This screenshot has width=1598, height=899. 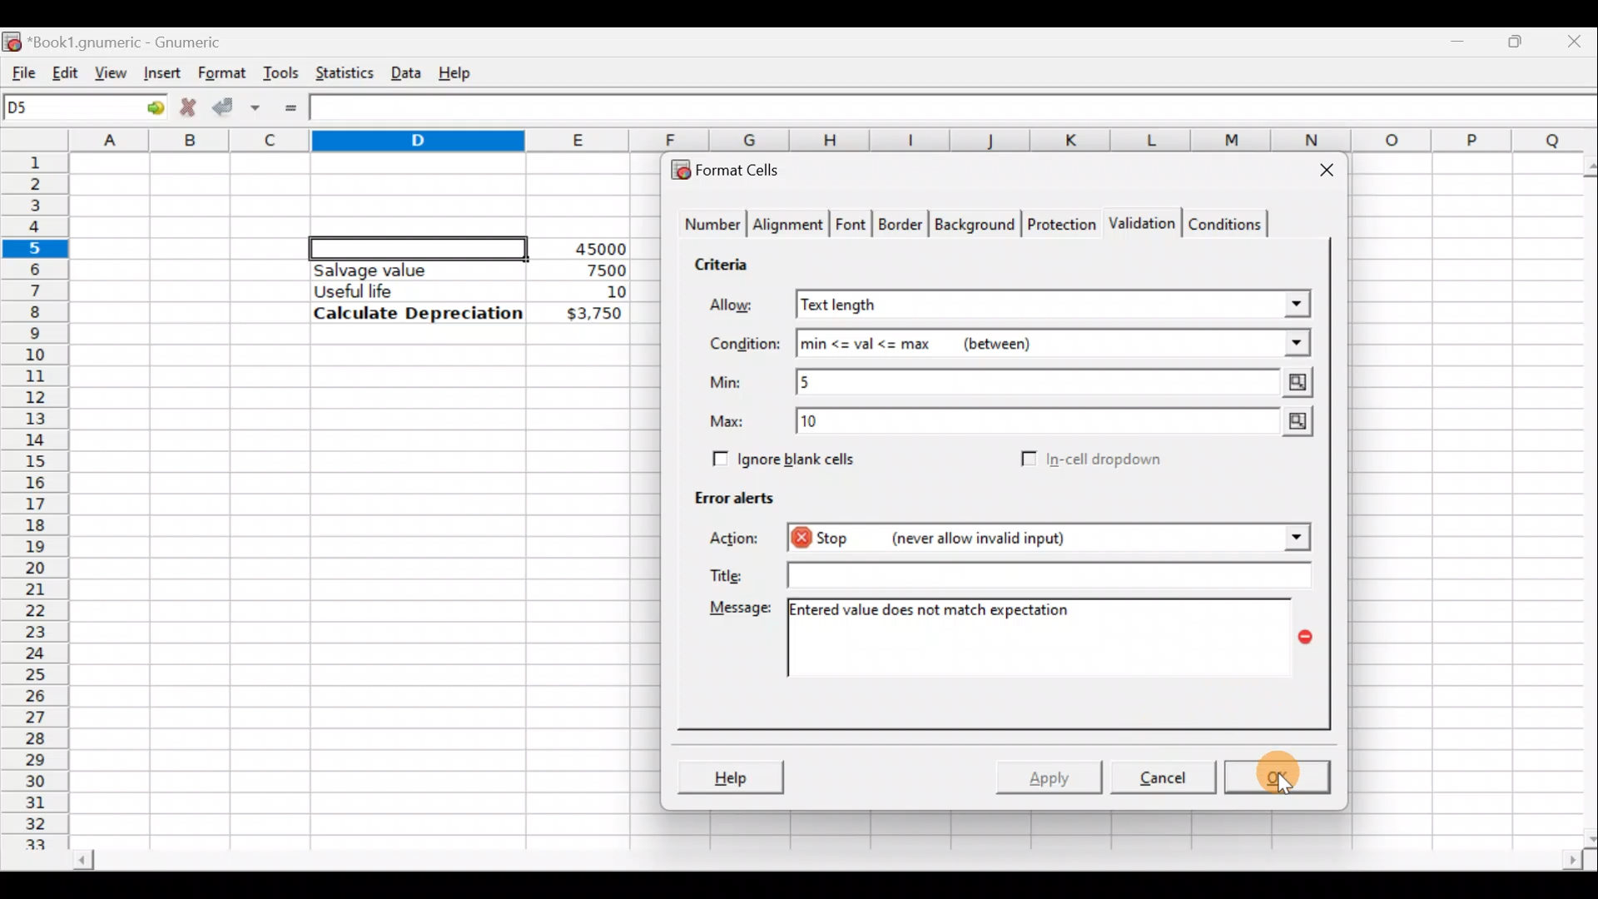 I want to click on Format, so click(x=221, y=73).